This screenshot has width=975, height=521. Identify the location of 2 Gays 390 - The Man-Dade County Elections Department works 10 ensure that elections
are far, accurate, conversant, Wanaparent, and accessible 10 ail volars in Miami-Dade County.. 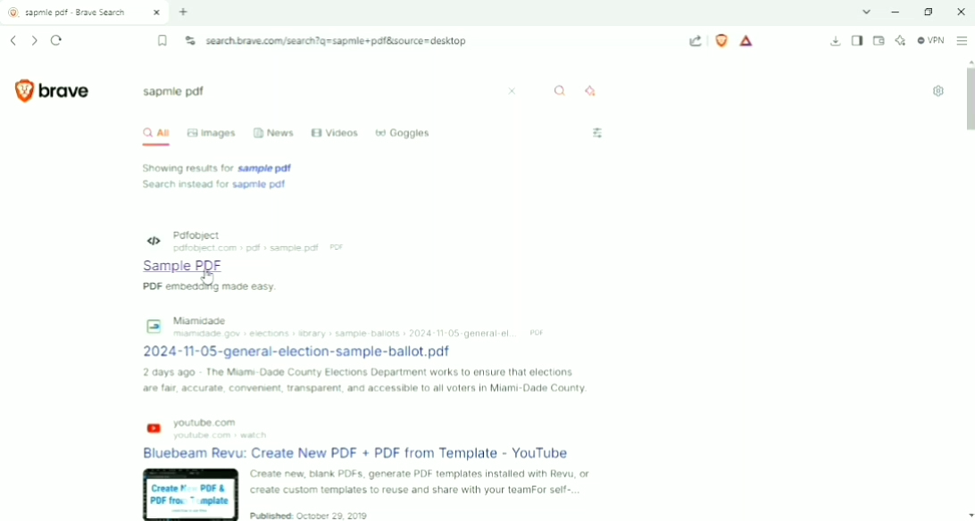
(366, 381).